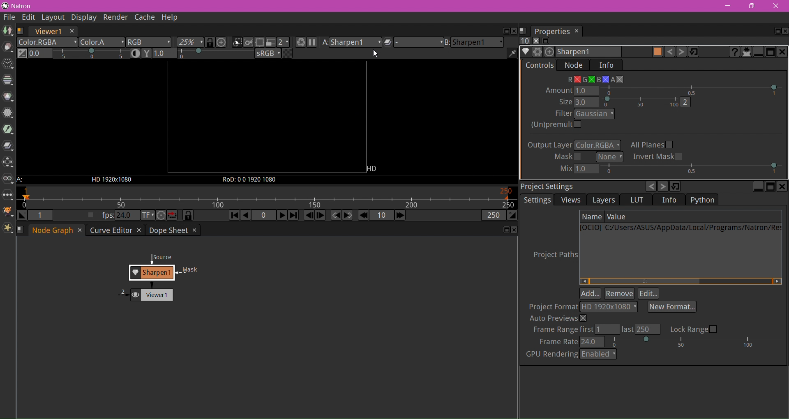  What do you see at coordinates (8, 114) in the screenshot?
I see `Filter` at bounding box center [8, 114].